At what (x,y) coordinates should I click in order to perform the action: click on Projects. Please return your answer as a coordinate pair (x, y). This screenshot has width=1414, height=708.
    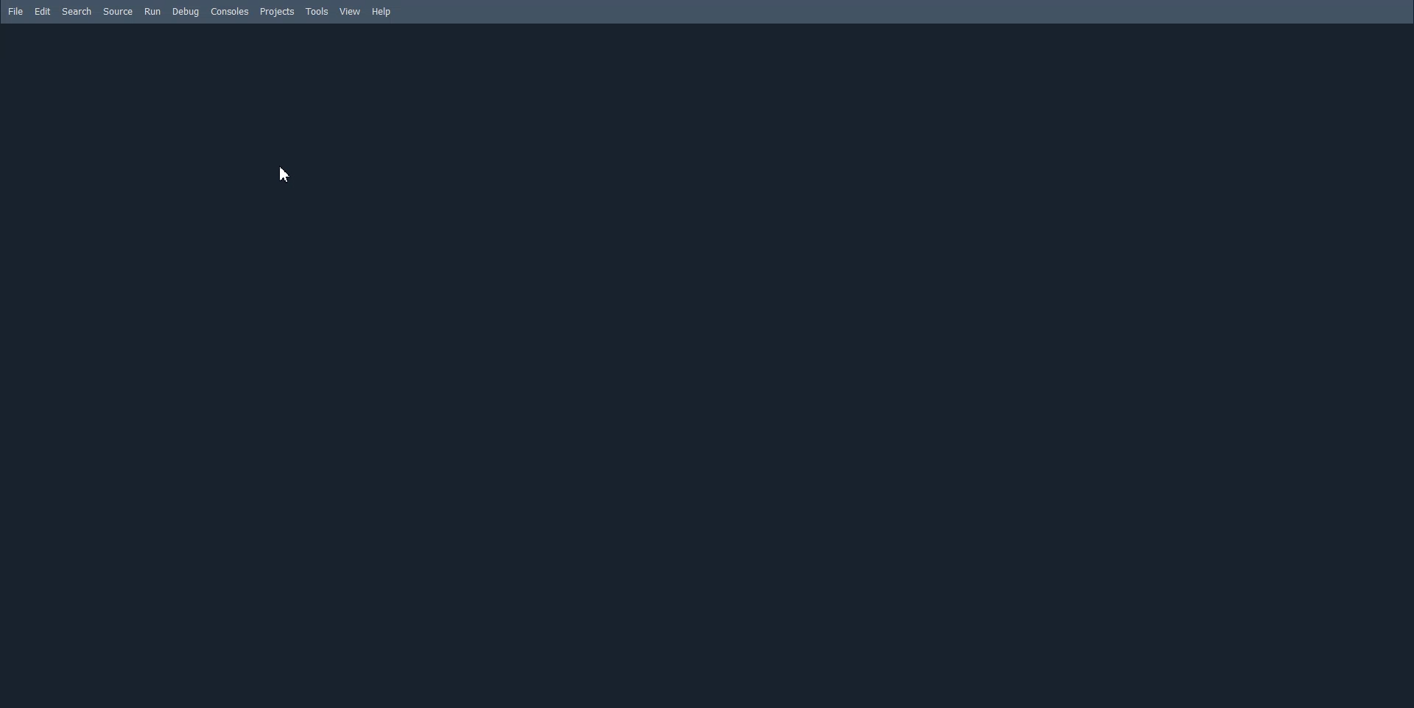
    Looking at the image, I should click on (276, 12).